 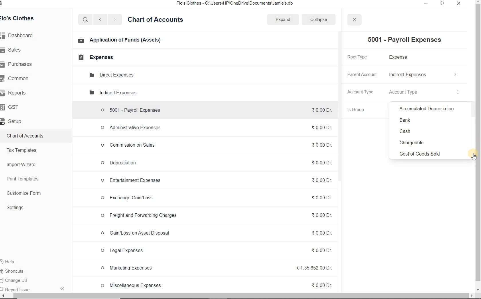 What do you see at coordinates (22, 164) in the screenshot?
I see `Import Wizard` at bounding box center [22, 164].